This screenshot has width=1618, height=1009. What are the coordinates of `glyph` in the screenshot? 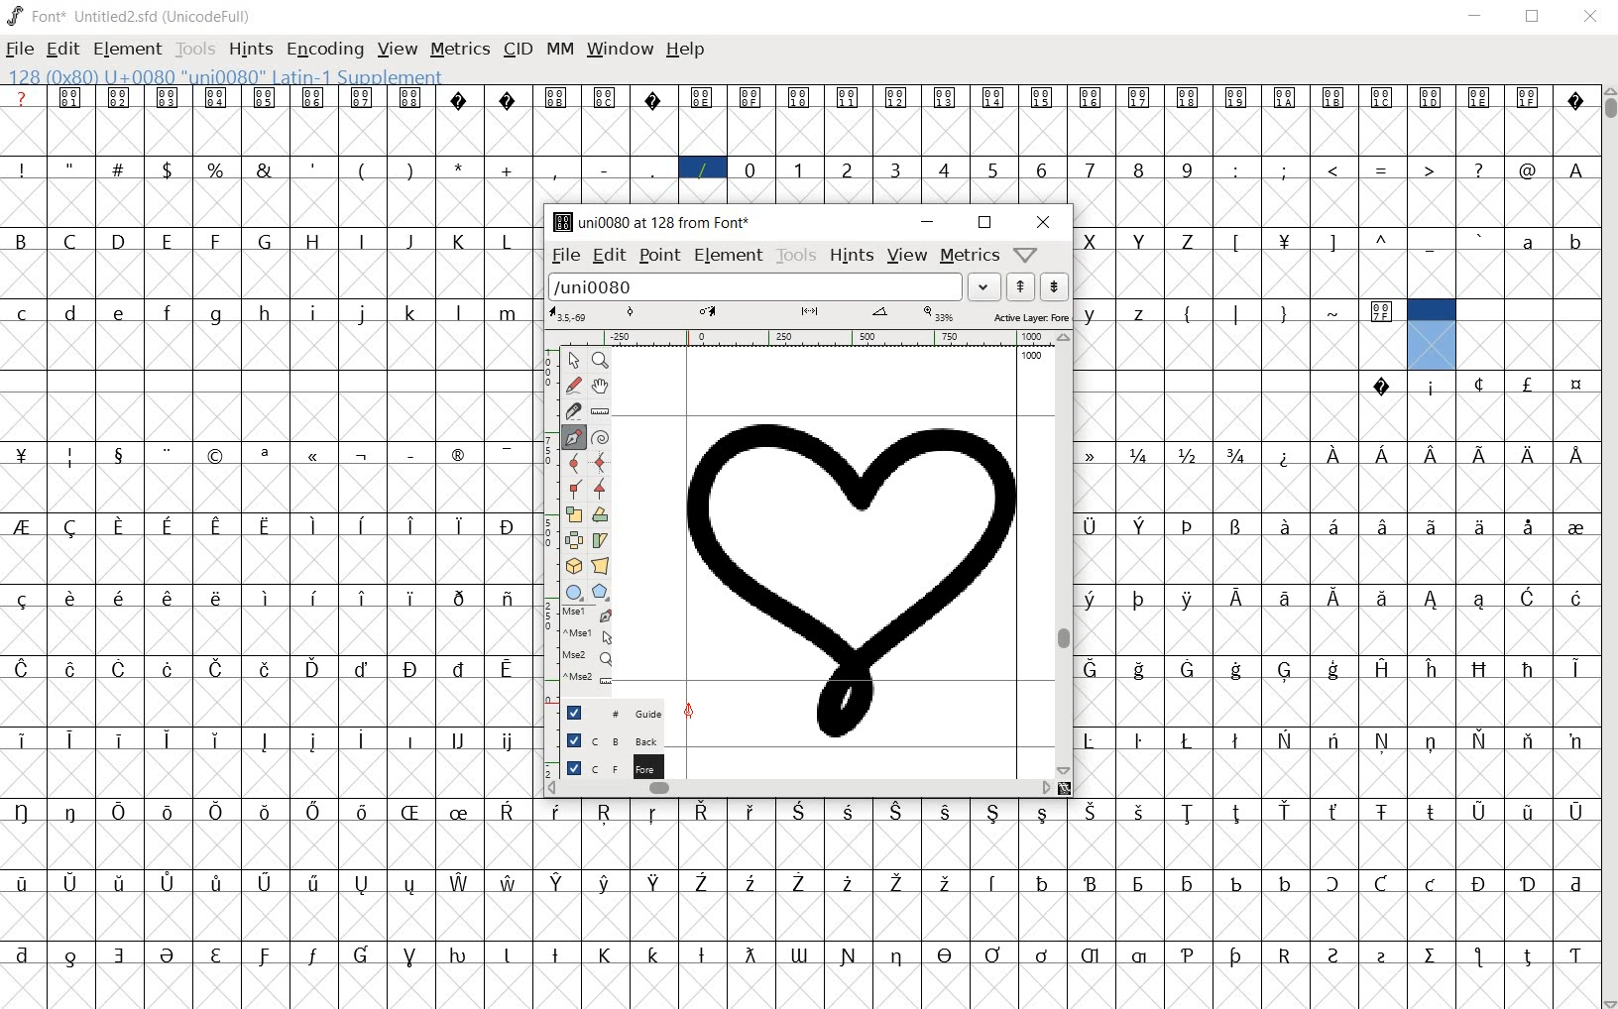 It's located at (1576, 669).